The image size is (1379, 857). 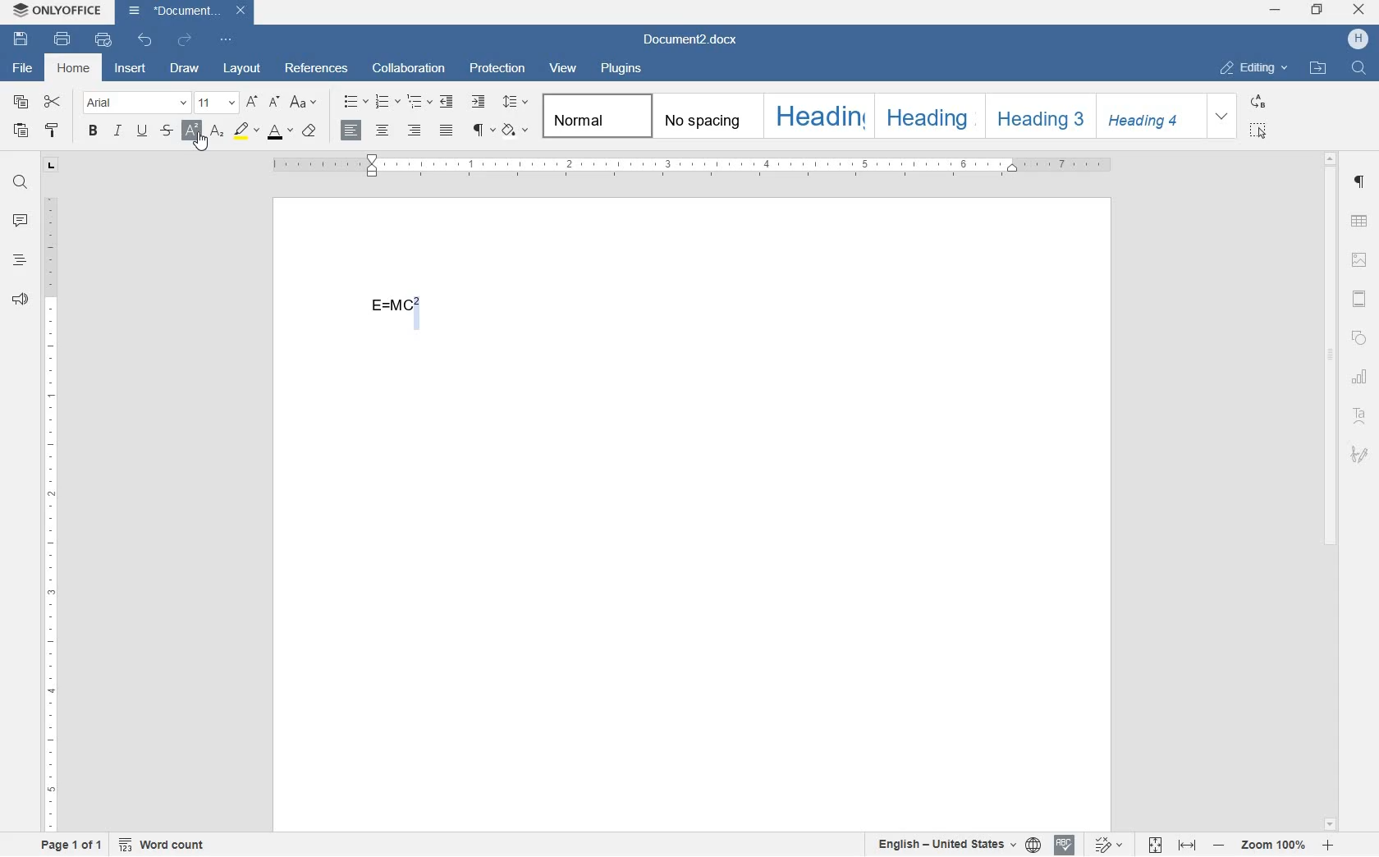 I want to click on Heading 3, so click(x=1038, y=114).